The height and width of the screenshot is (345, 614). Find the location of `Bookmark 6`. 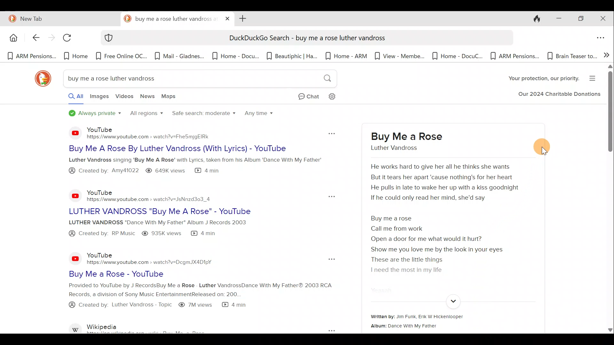

Bookmark 6 is located at coordinates (292, 56).